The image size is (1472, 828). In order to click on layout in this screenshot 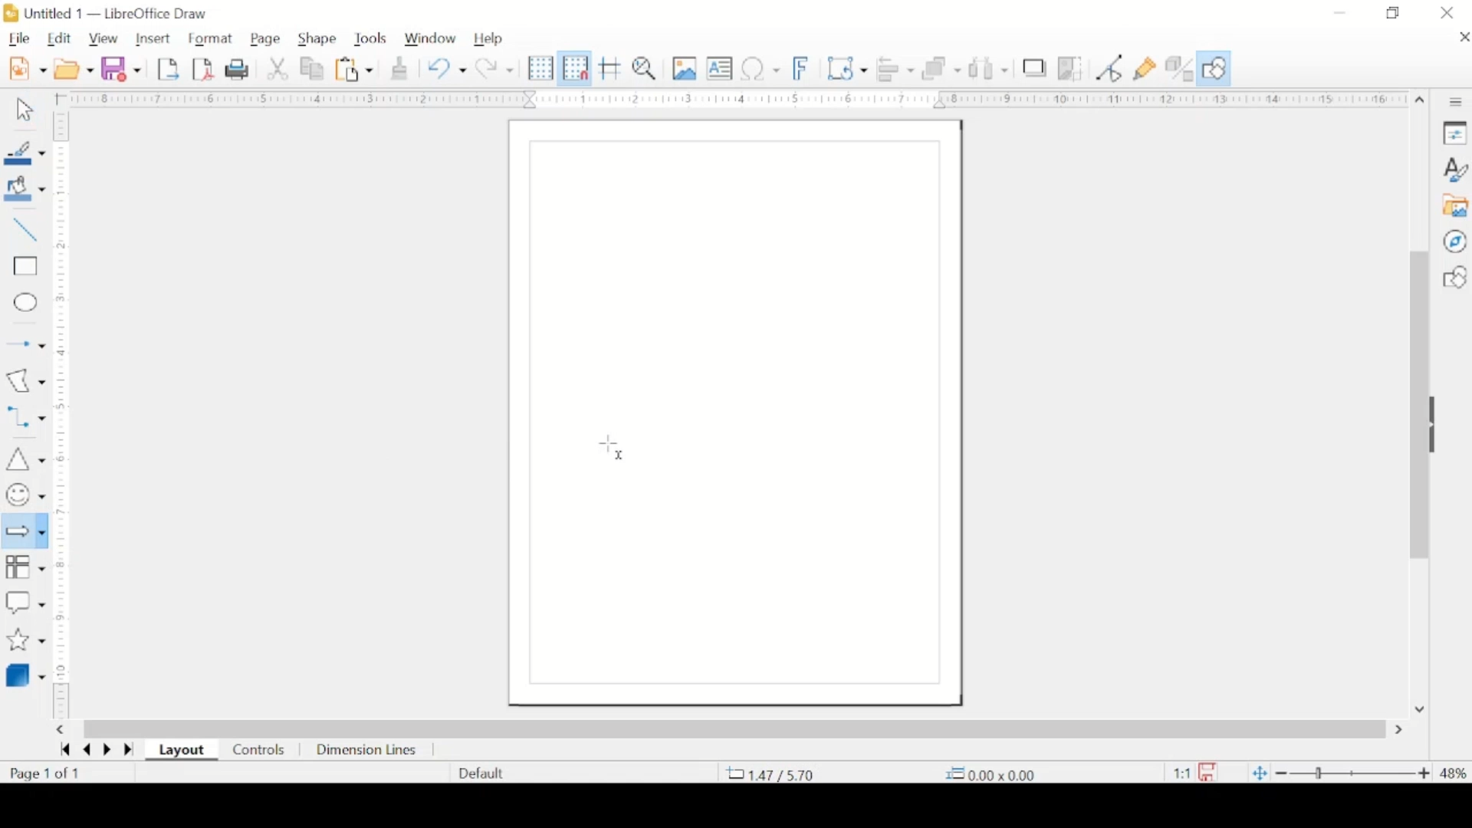, I will do `click(182, 751)`.